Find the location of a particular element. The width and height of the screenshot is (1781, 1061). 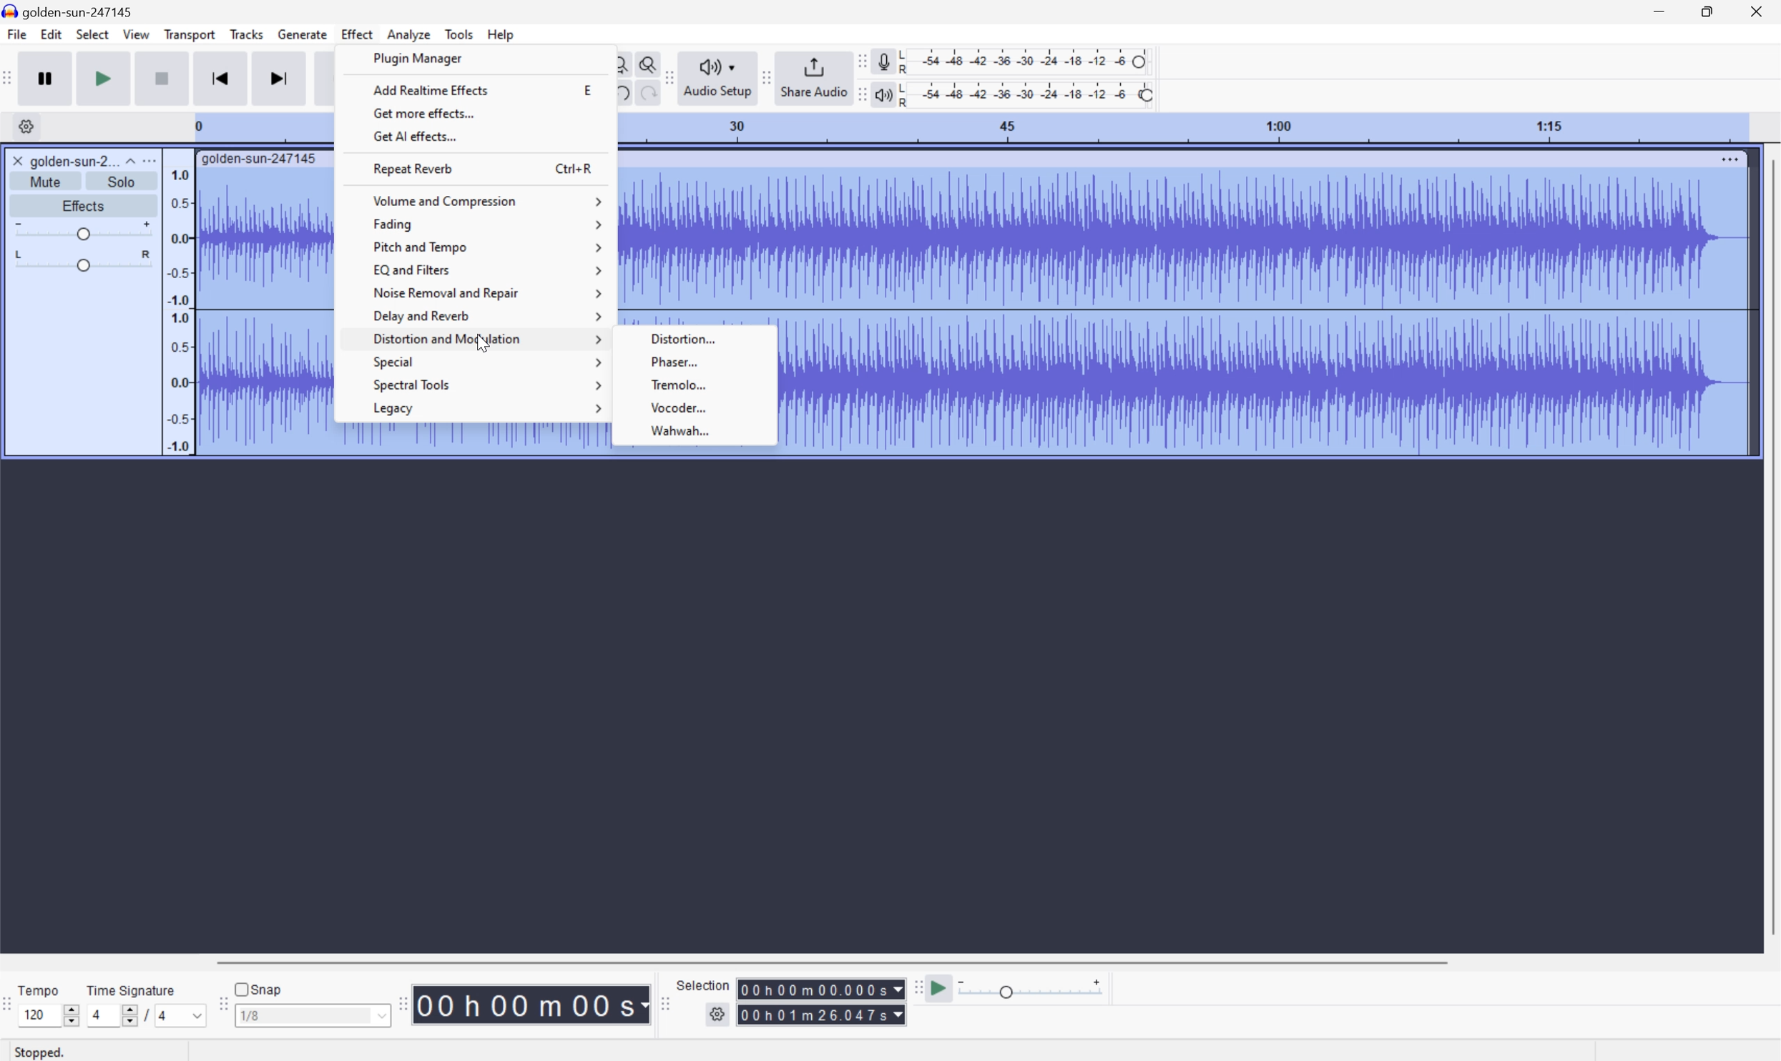

Audacity audio share toolbar is located at coordinates (669, 75).